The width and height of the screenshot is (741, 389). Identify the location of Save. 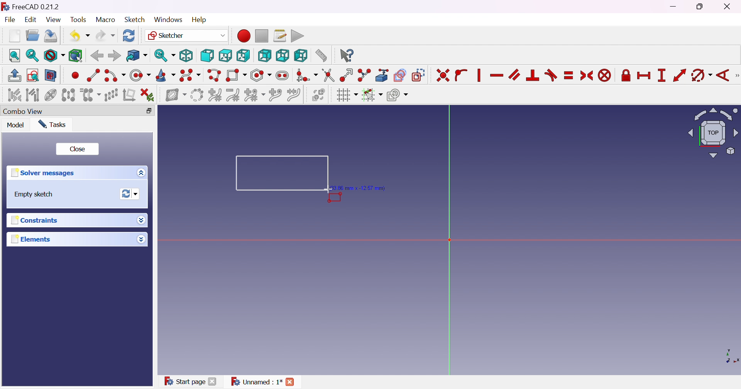
(50, 37).